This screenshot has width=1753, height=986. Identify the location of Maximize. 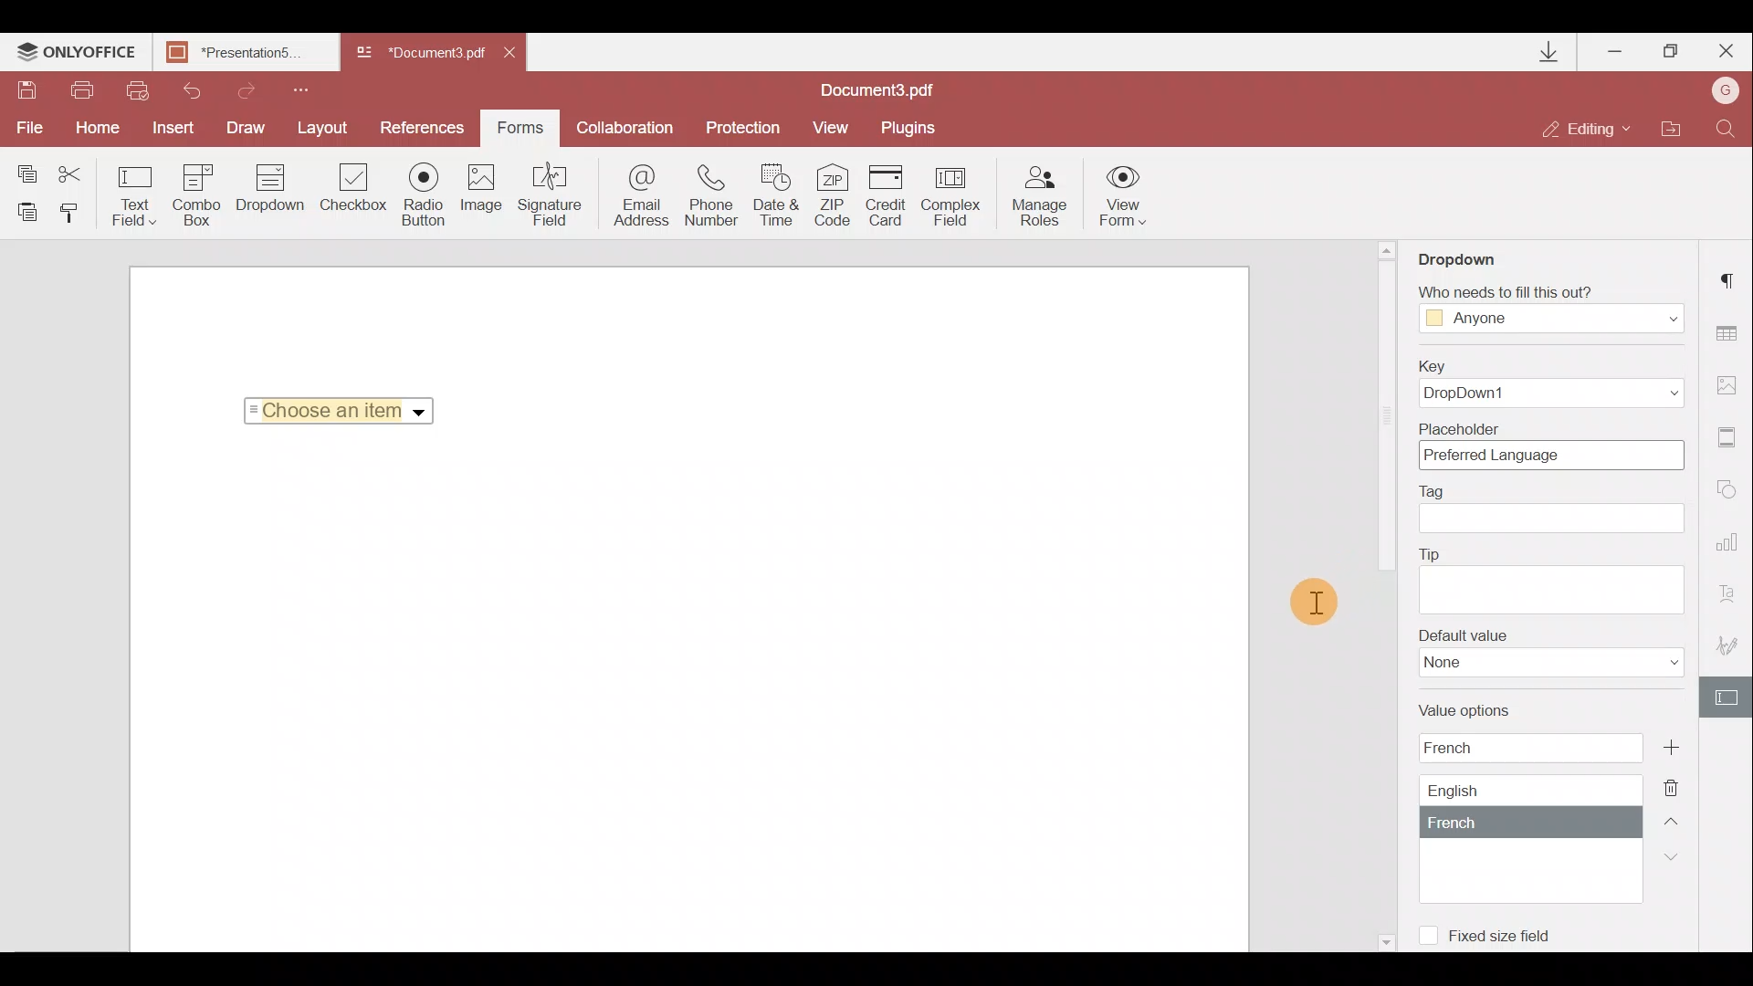
(1672, 51).